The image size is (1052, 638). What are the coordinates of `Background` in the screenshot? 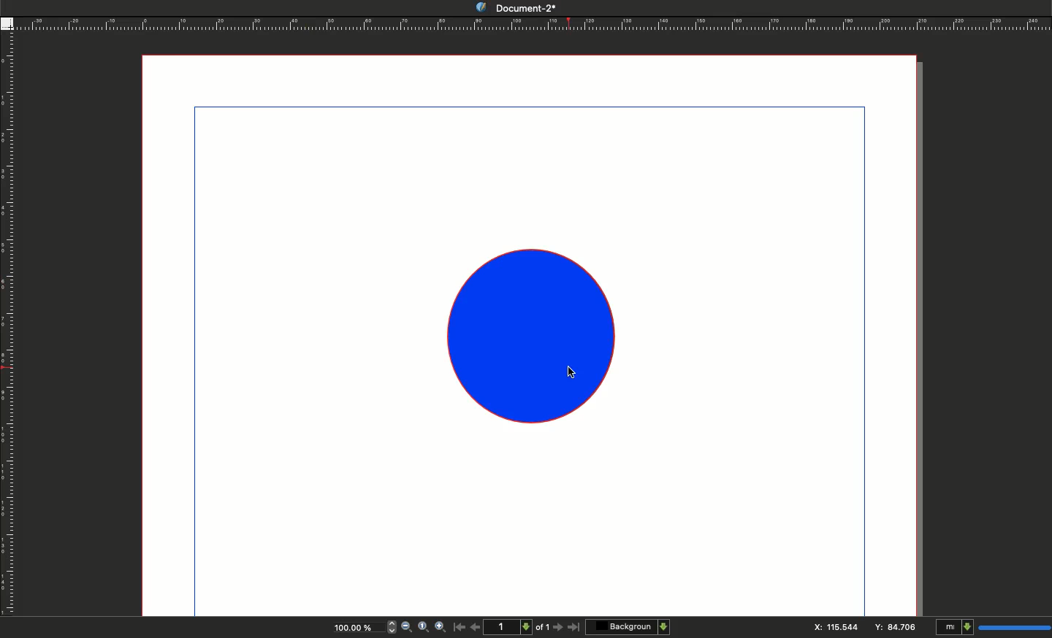 It's located at (629, 626).